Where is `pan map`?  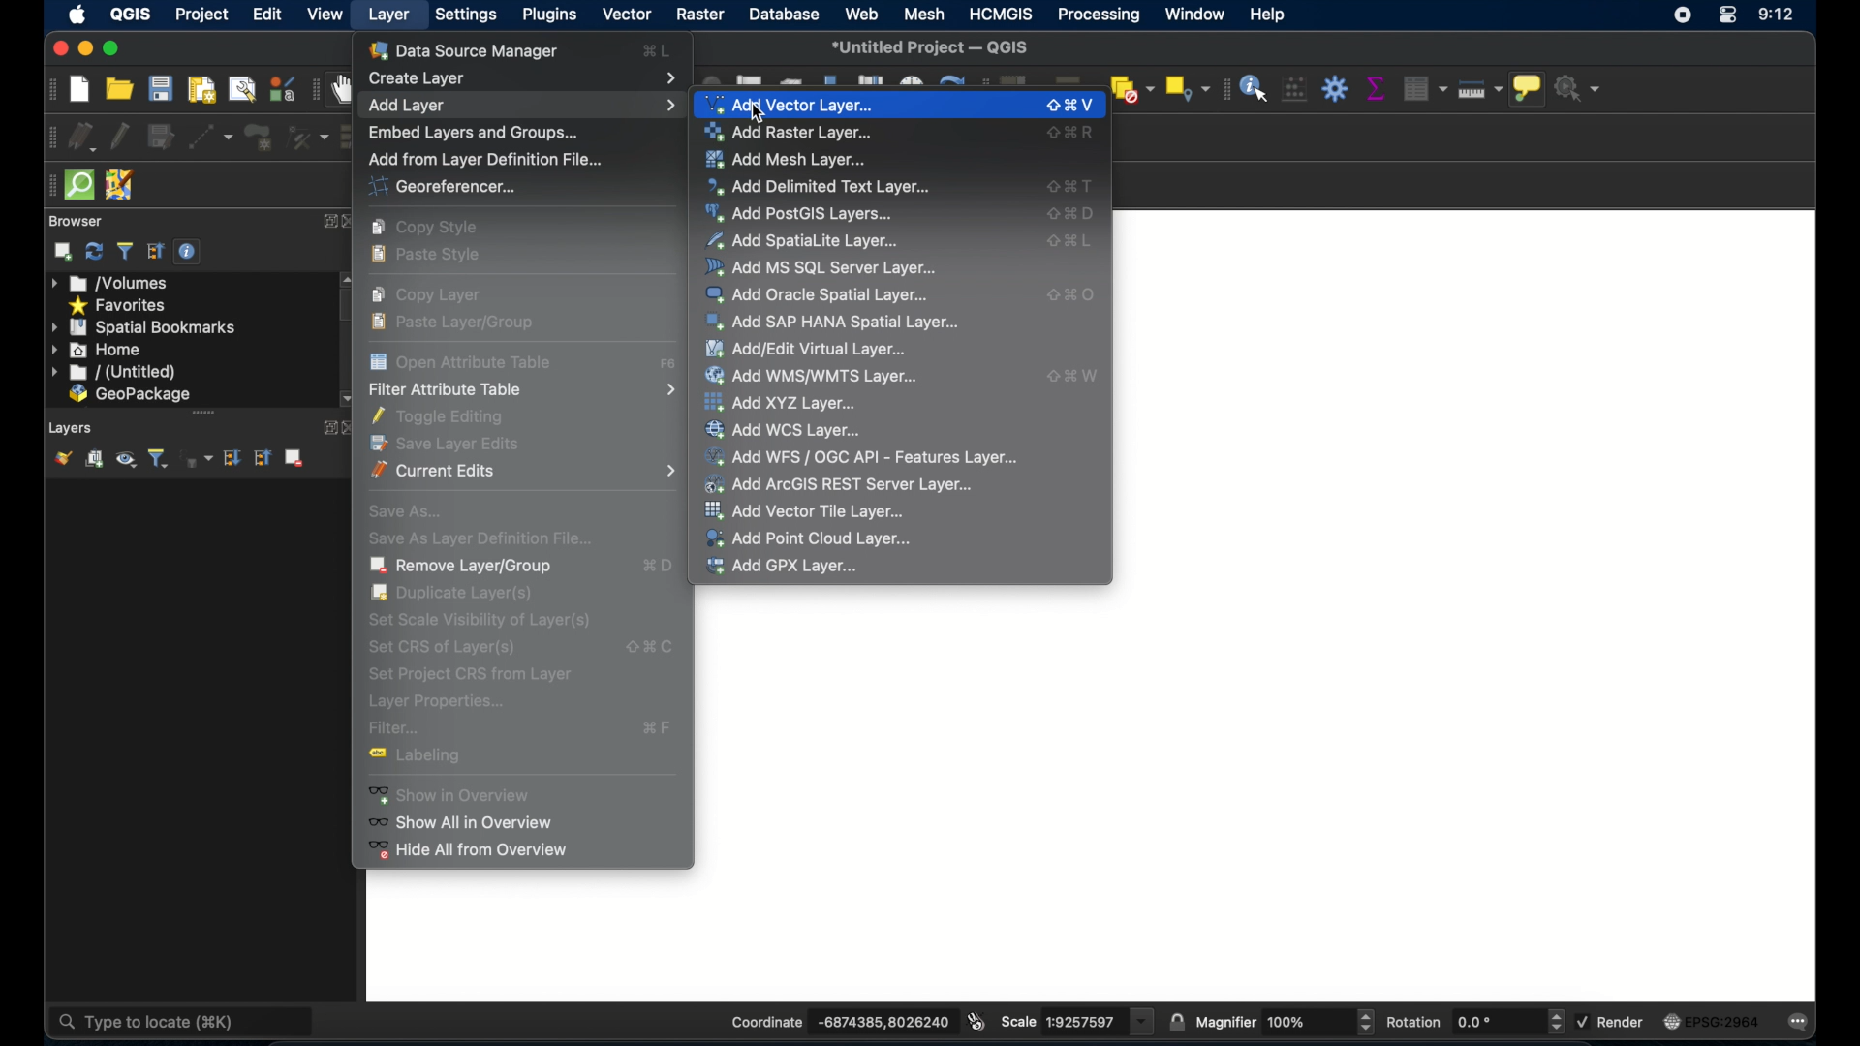
pan map is located at coordinates (345, 91).